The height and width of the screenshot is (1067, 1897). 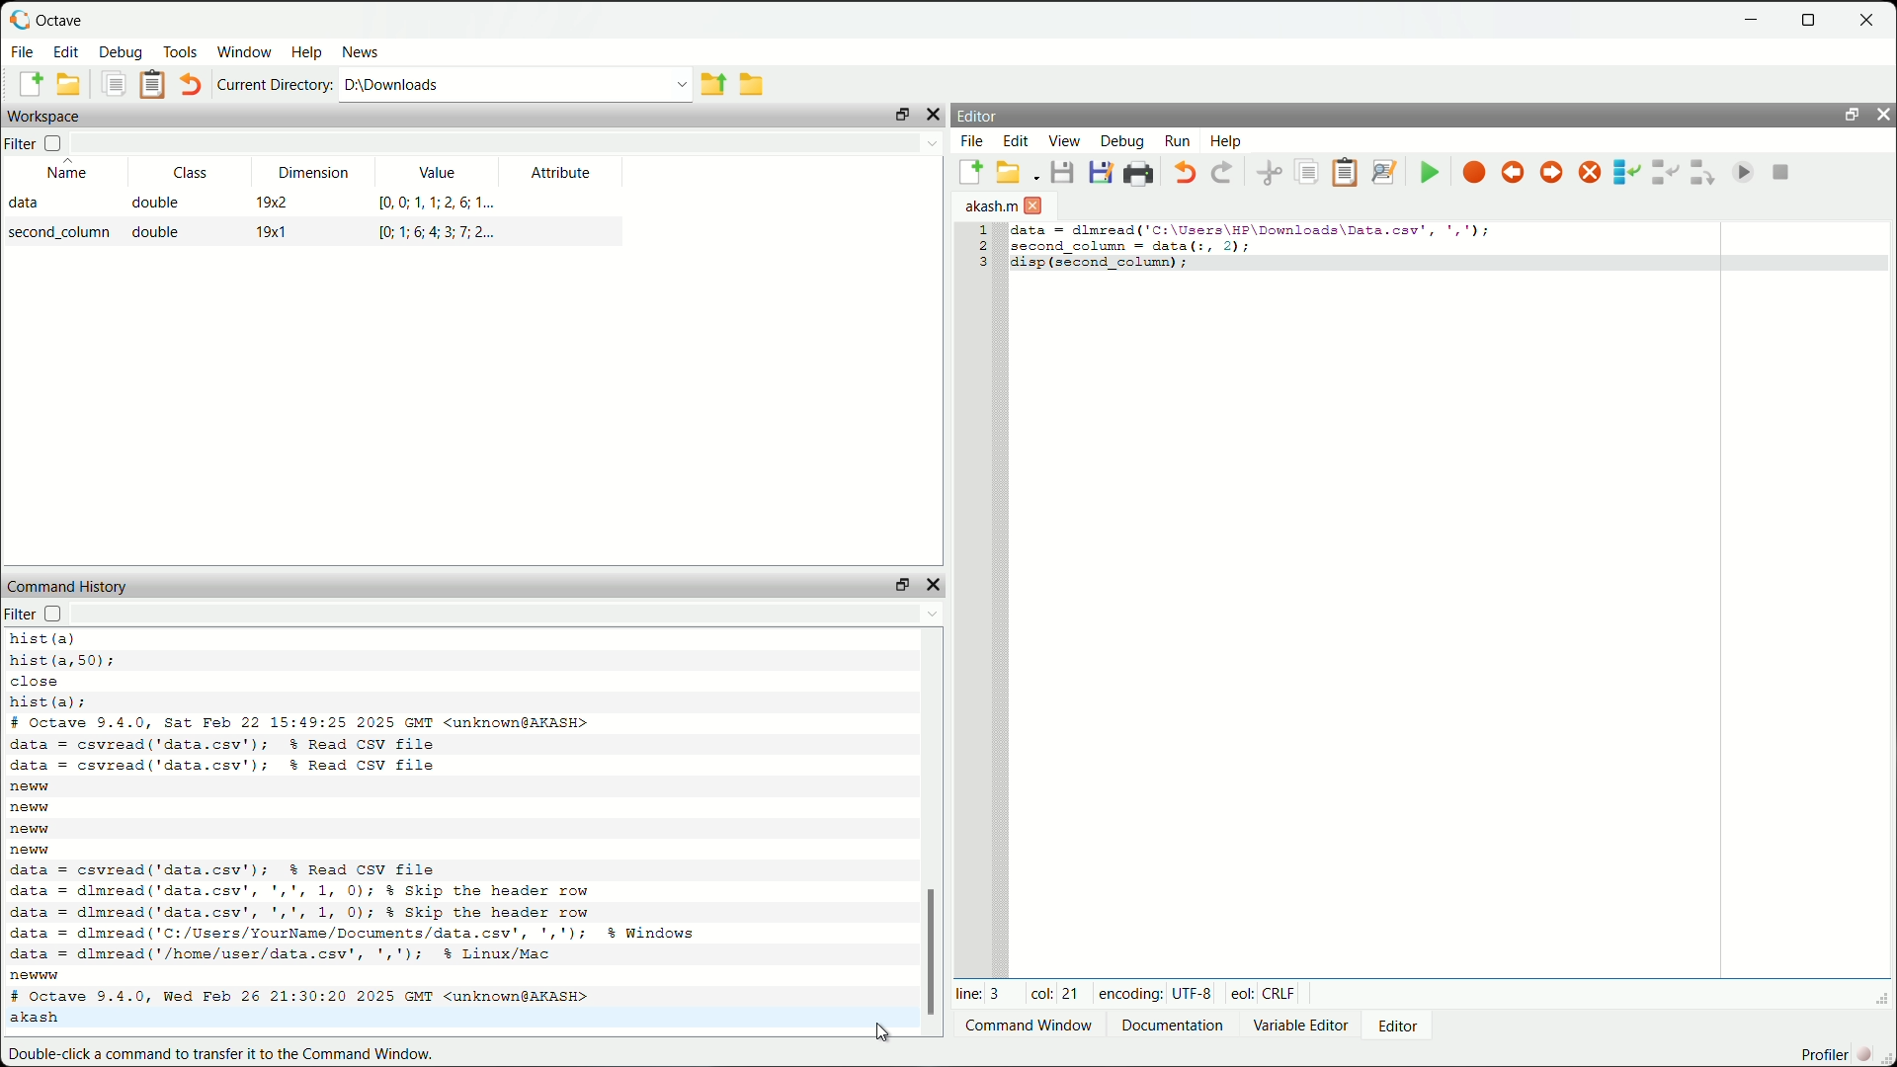 What do you see at coordinates (1872, 15) in the screenshot?
I see `close` at bounding box center [1872, 15].